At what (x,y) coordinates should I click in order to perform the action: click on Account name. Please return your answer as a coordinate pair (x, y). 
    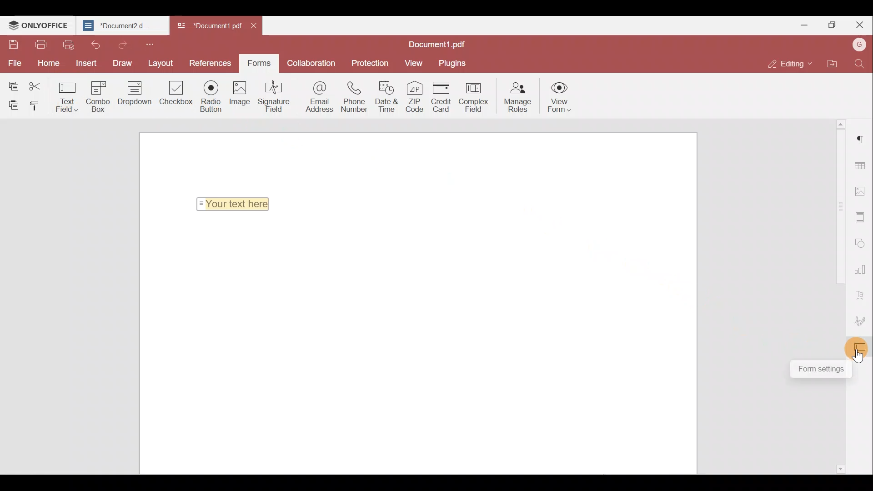
    Looking at the image, I should click on (859, 44).